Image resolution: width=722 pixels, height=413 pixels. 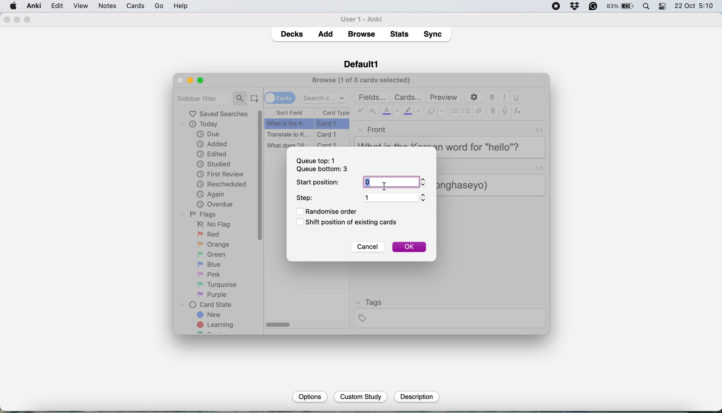 What do you see at coordinates (517, 111) in the screenshot?
I see `function` at bounding box center [517, 111].